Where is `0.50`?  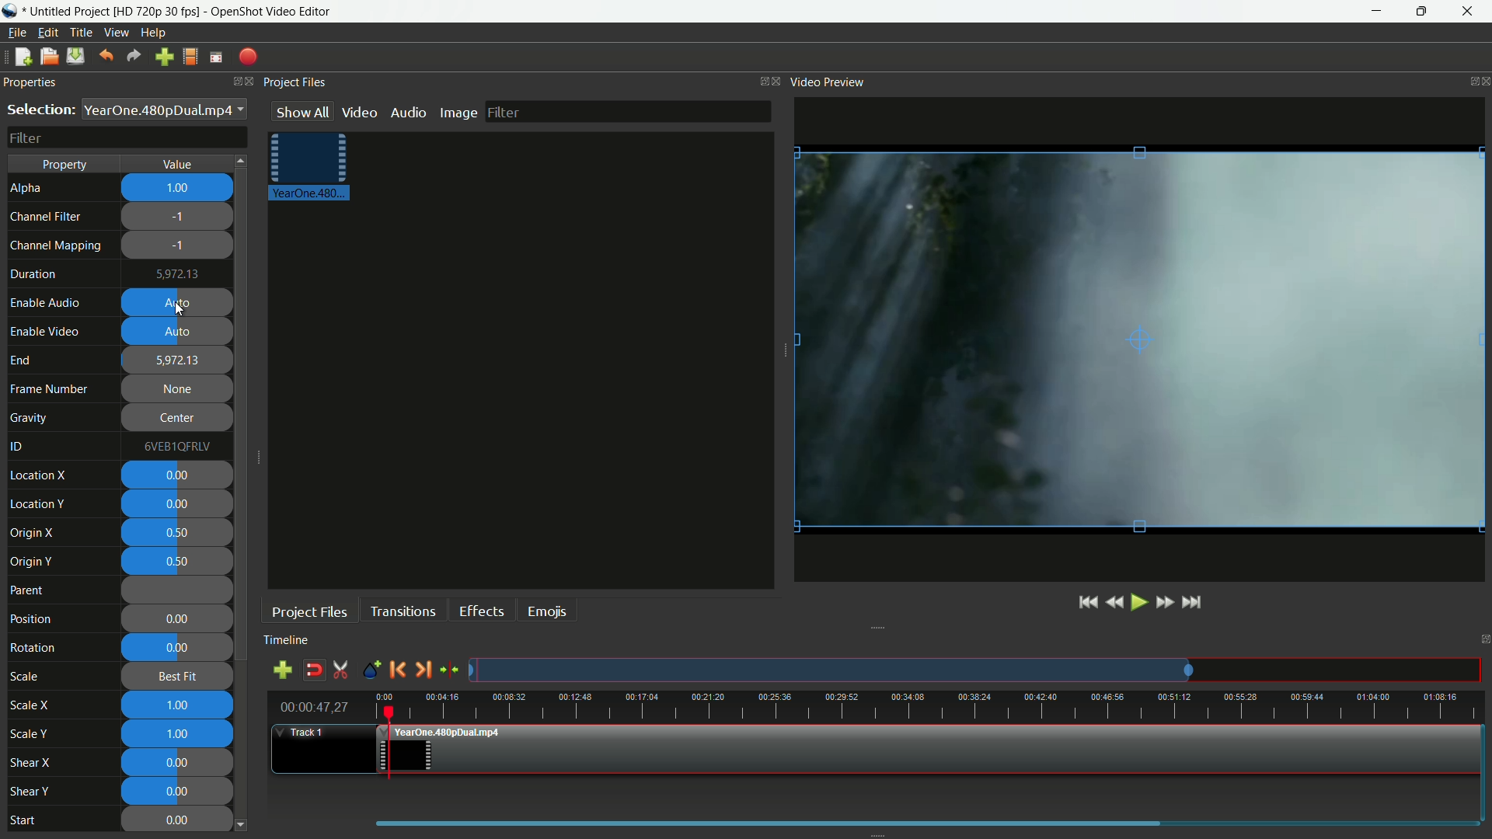 0.50 is located at coordinates (180, 562).